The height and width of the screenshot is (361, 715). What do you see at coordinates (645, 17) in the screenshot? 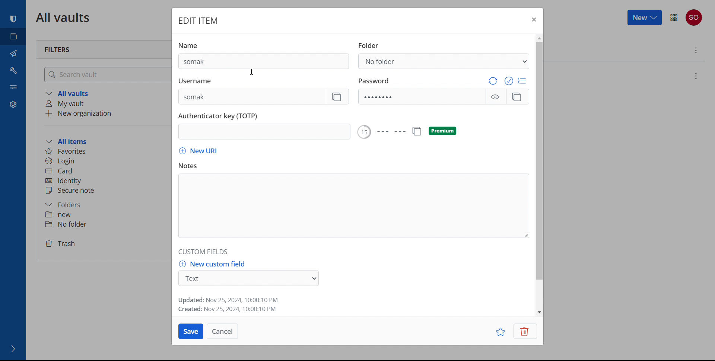
I see `new` at bounding box center [645, 17].